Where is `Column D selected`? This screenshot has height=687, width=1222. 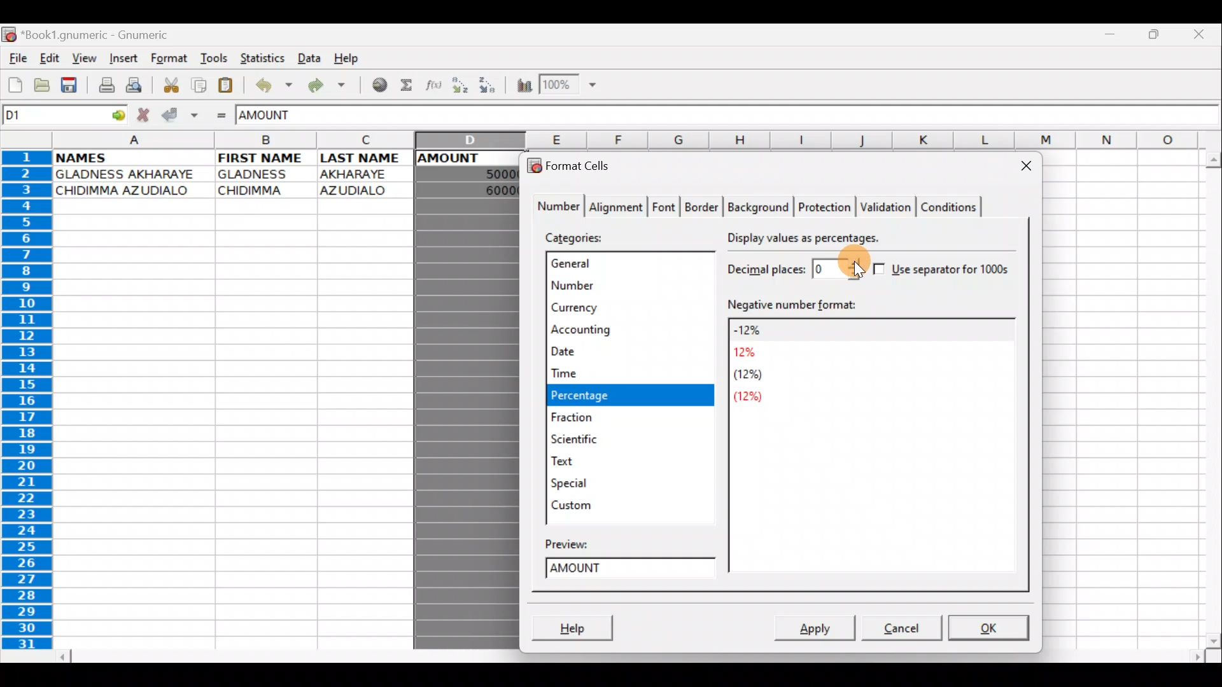
Column D selected is located at coordinates (467, 420).